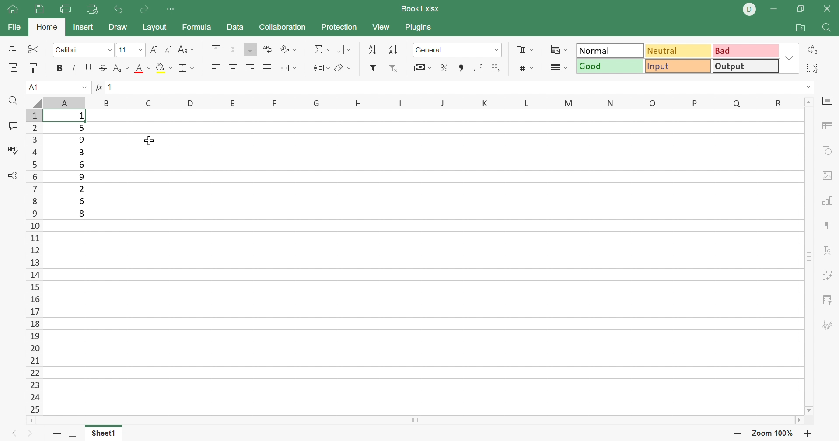  What do you see at coordinates (89, 69) in the screenshot?
I see `Underline` at bounding box center [89, 69].